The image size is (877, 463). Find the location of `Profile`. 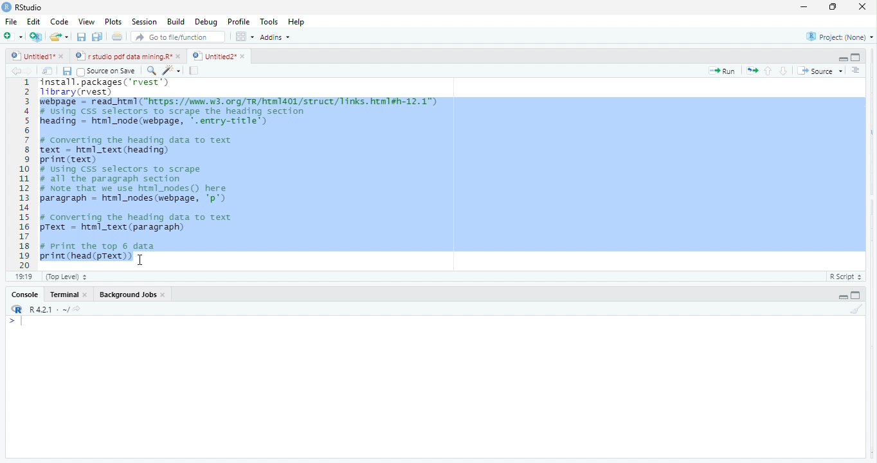

Profile is located at coordinates (241, 23).